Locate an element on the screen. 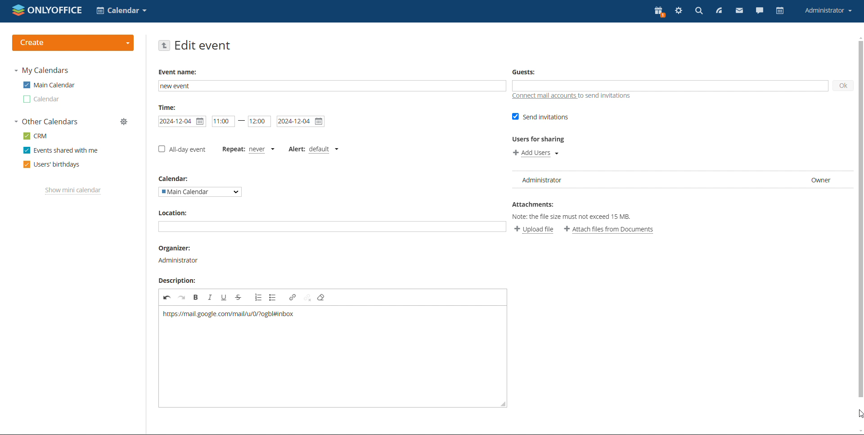 This screenshot has height=435, width=864. connect mail accounts is located at coordinates (542, 96).